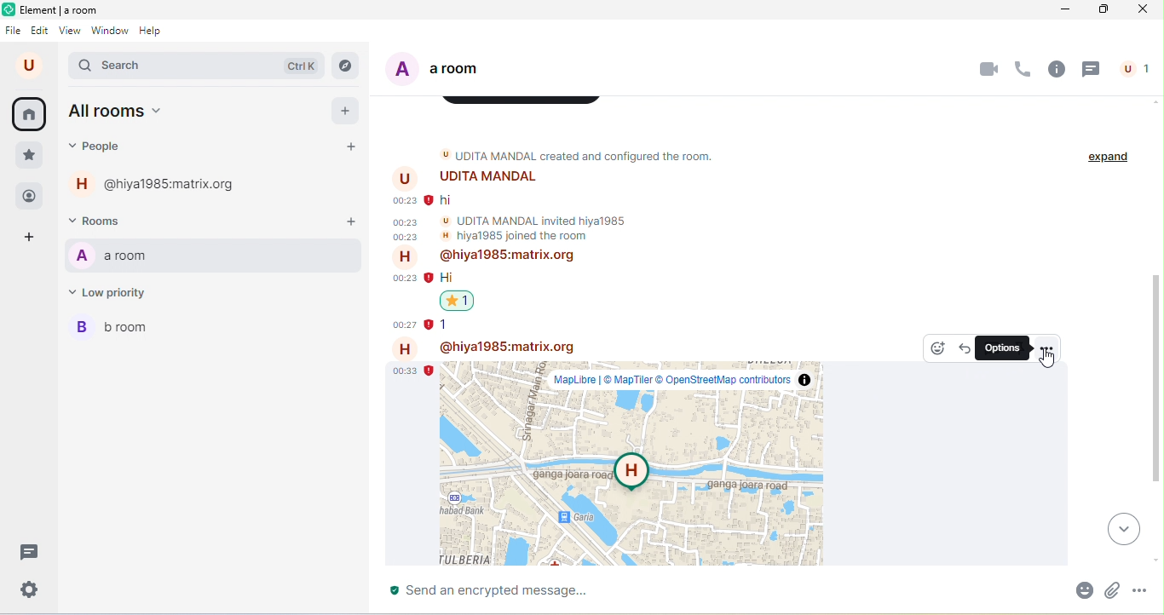 The image size is (1164, 615). Describe the element at coordinates (102, 147) in the screenshot. I see `people` at that location.